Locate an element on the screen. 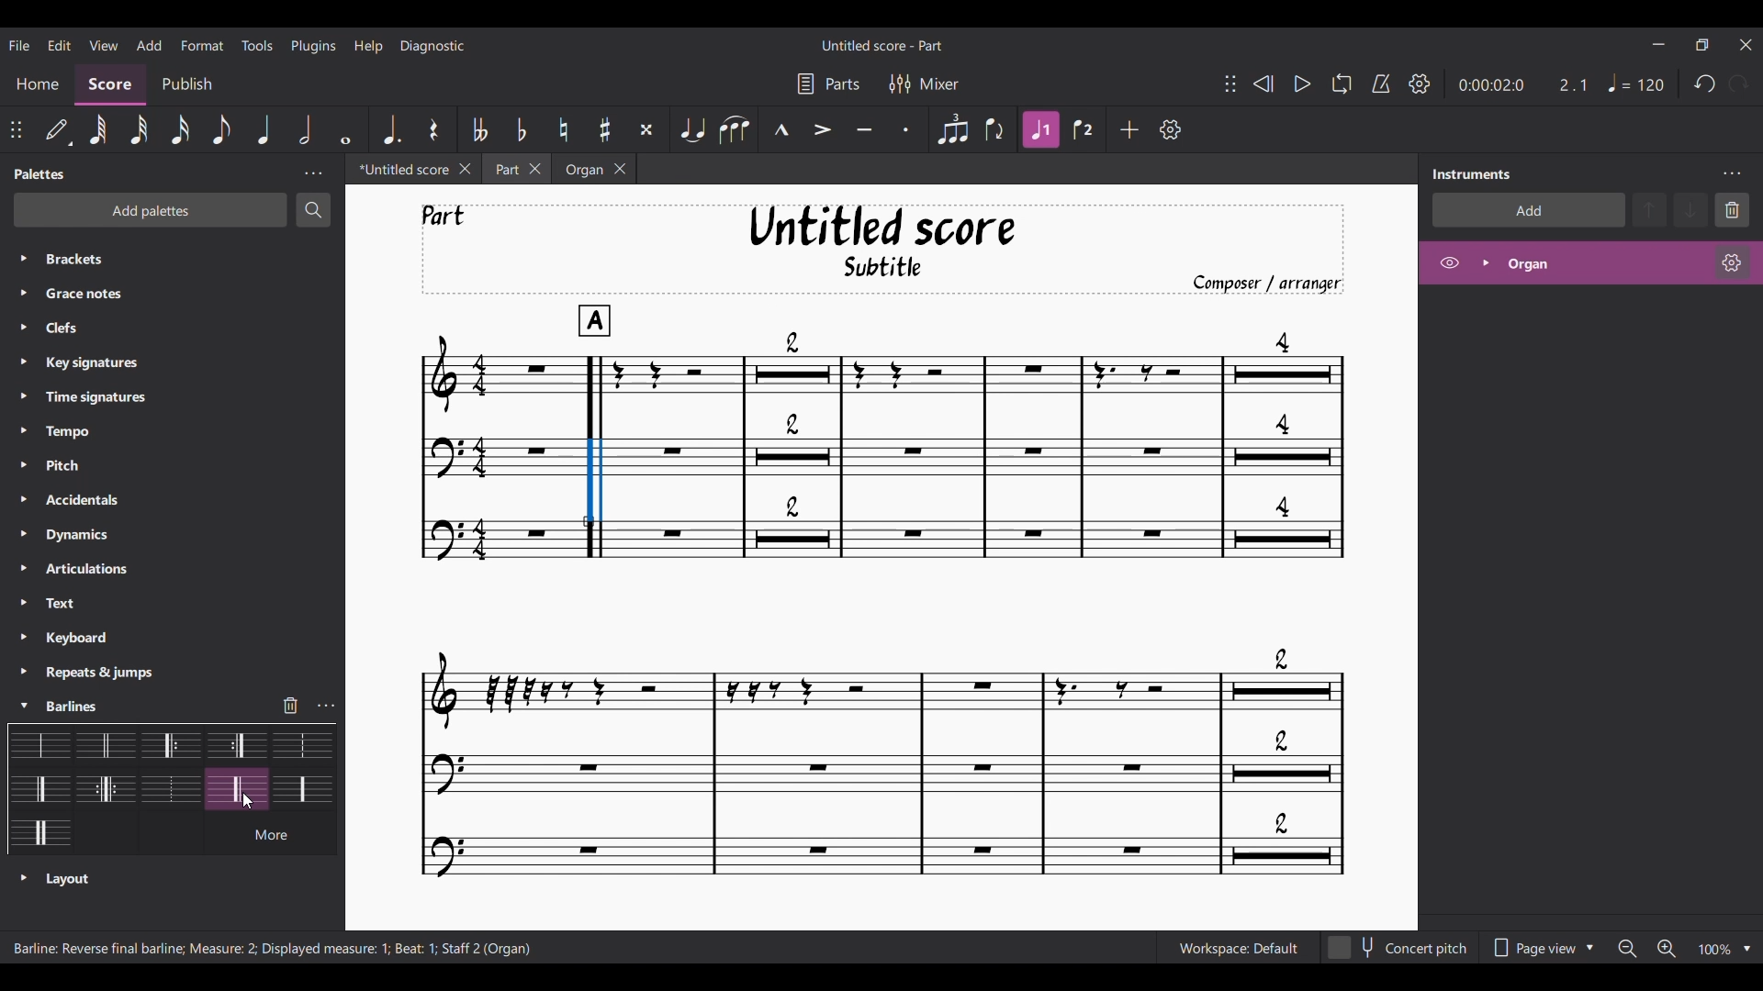 The width and height of the screenshot is (1763, 991). Rewind is located at coordinates (1263, 84).